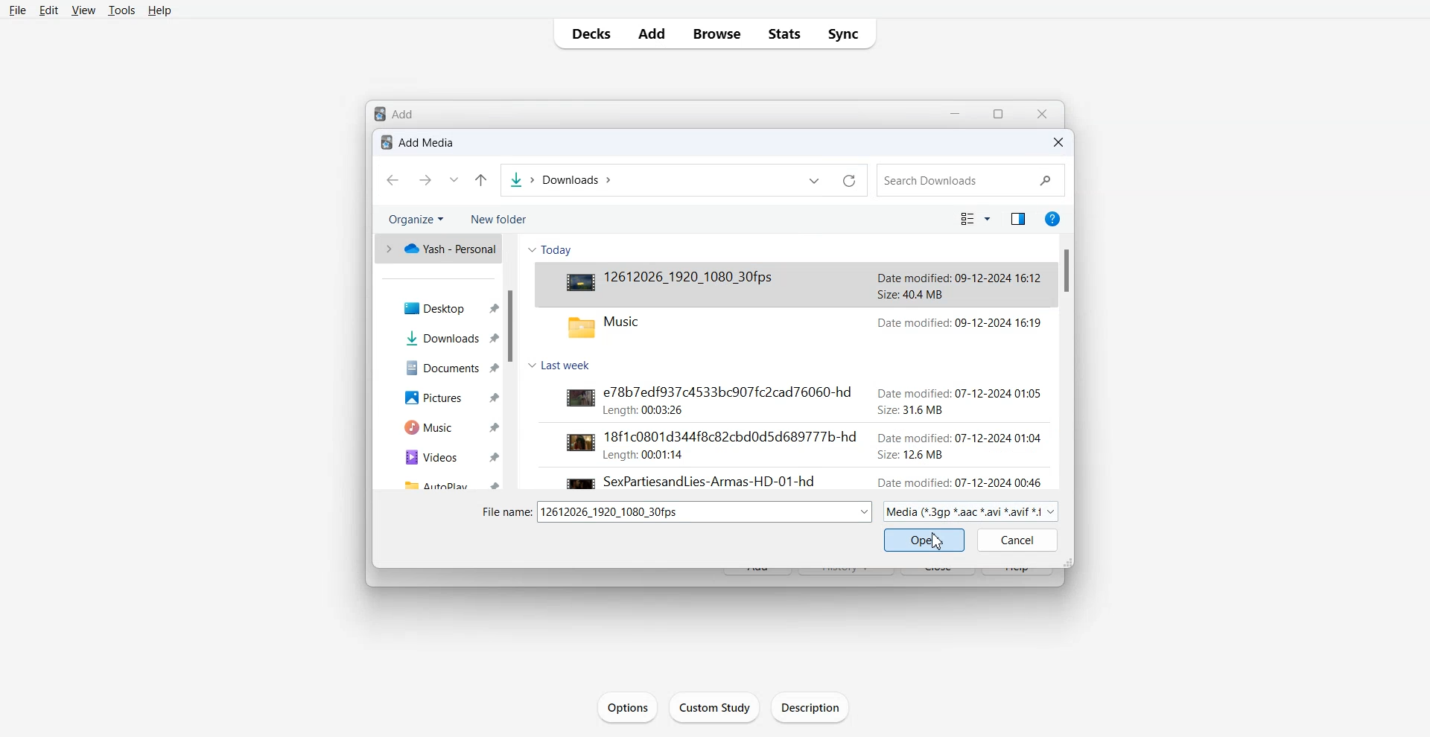 The width and height of the screenshot is (1430, 737). What do you see at coordinates (423, 143) in the screenshot?
I see `Text` at bounding box center [423, 143].